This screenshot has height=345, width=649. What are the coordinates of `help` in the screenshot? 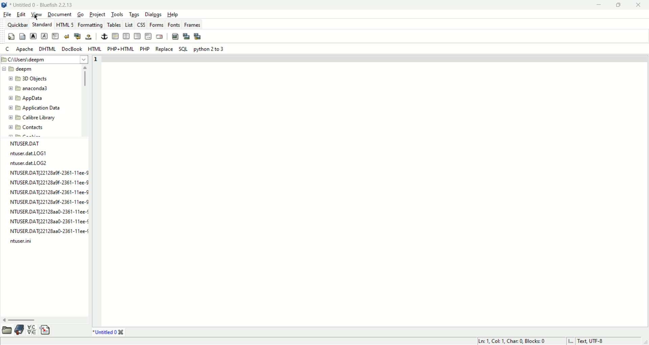 It's located at (173, 14).